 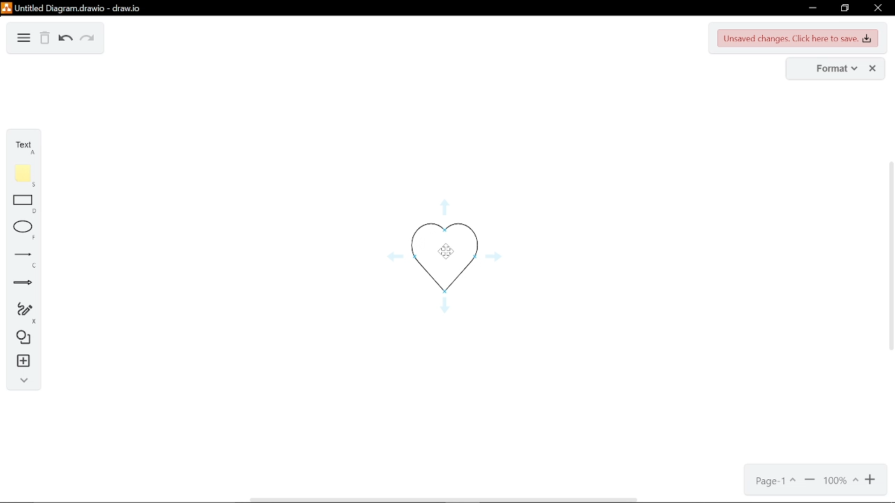 What do you see at coordinates (73, 8) in the screenshot?
I see `Untitled Diagram.drawio - draw.io` at bounding box center [73, 8].